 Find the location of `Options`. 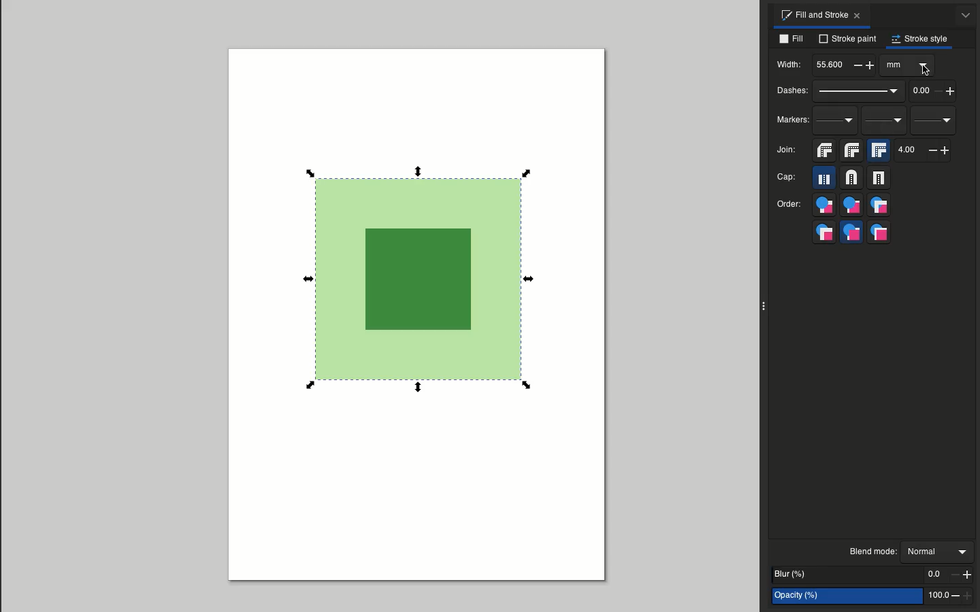

Options is located at coordinates (908, 65).